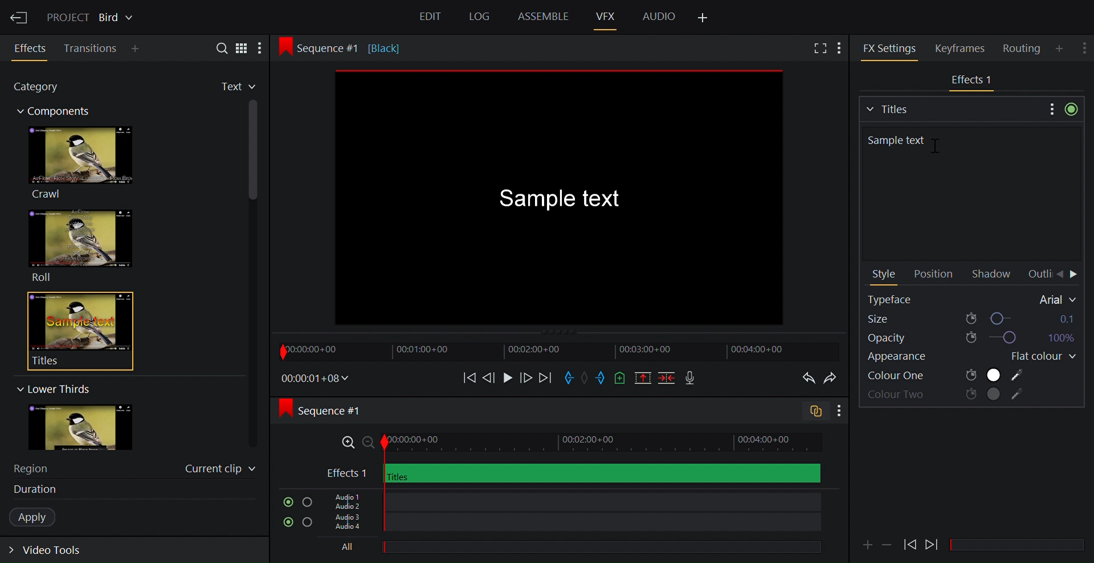 The width and height of the screenshot is (1094, 563). What do you see at coordinates (543, 17) in the screenshot?
I see `Assemble` at bounding box center [543, 17].